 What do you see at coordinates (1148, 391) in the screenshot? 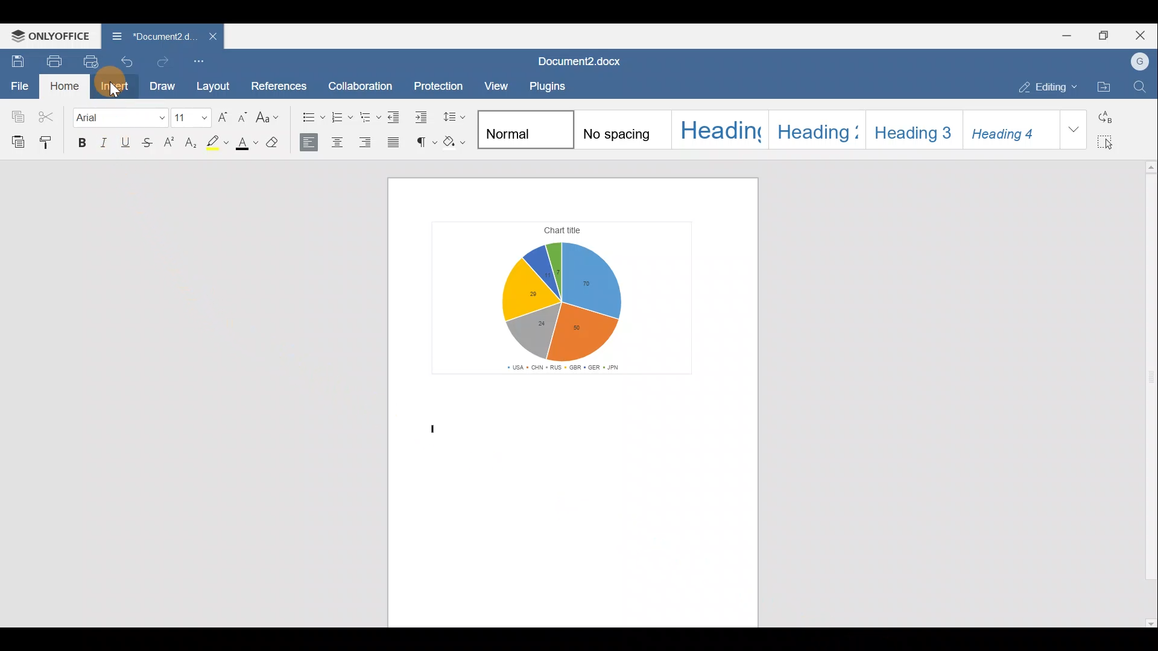
I see `Scroll bar` at bounding box center [1148, 391].